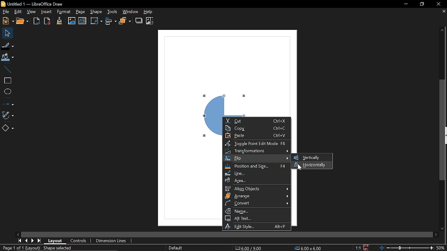 This screenshot has height=251, width=447. Describe the element at coordinates (6, 32) in the screenshot. I see `Select` at that location.